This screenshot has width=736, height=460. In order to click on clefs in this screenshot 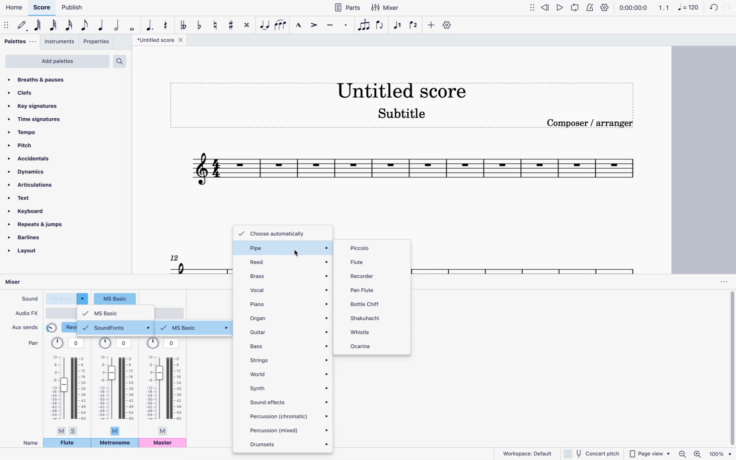, I will do `click(47, 92)`.